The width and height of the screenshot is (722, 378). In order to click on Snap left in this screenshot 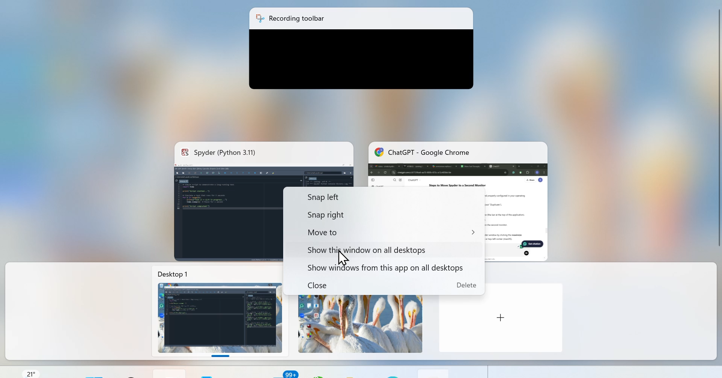, I will do `click(360, 198)`.